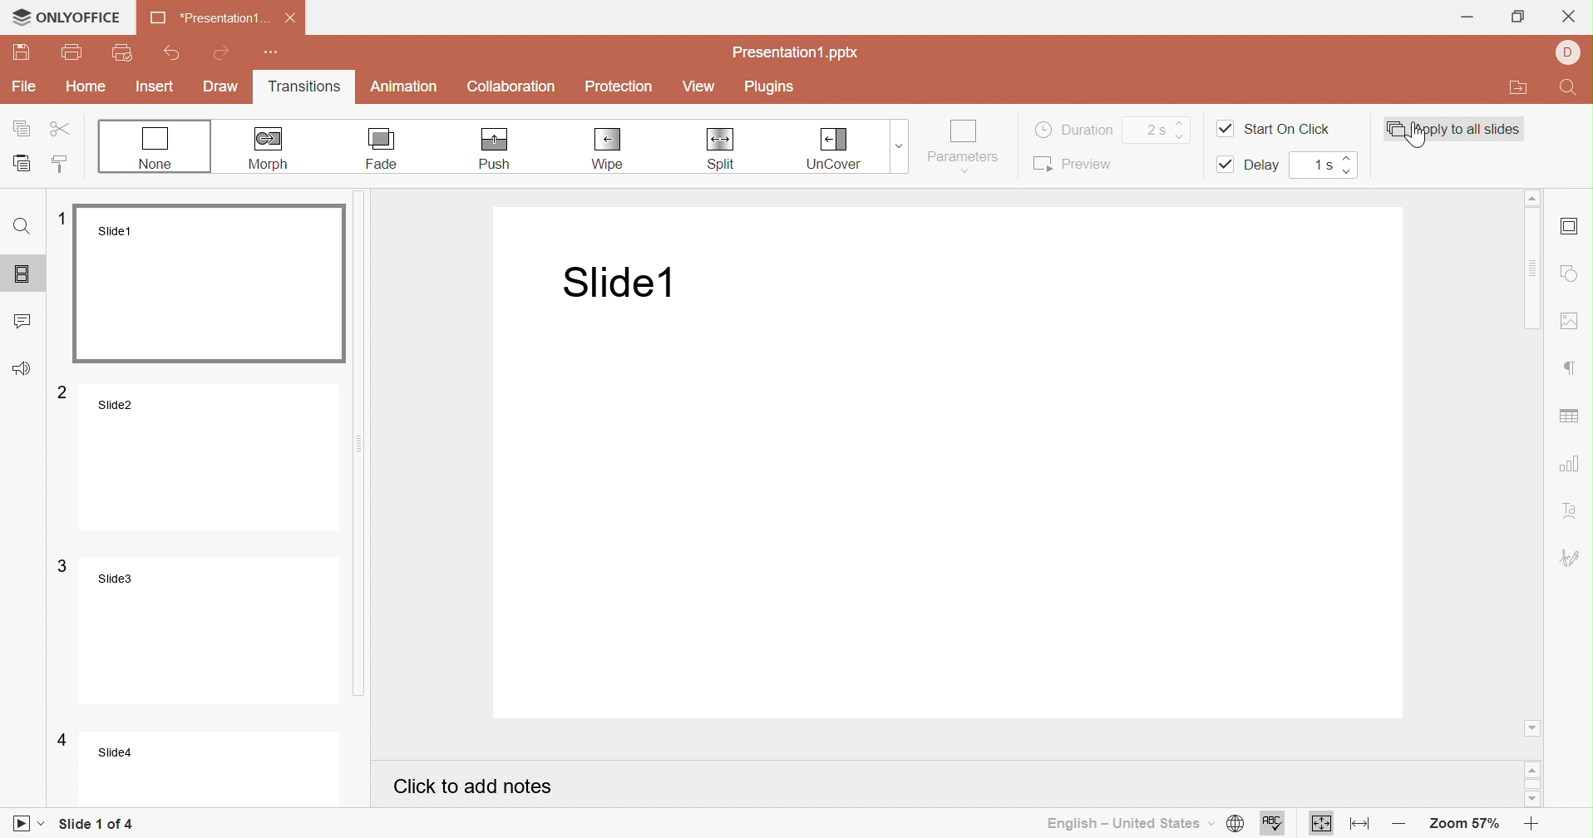 The height and width of the screenshot is (838, 1593). What do you see at coordinates (1576, 369) in the screenshot?
I see `Paragraph settings` at bounding box center [1576, 369].